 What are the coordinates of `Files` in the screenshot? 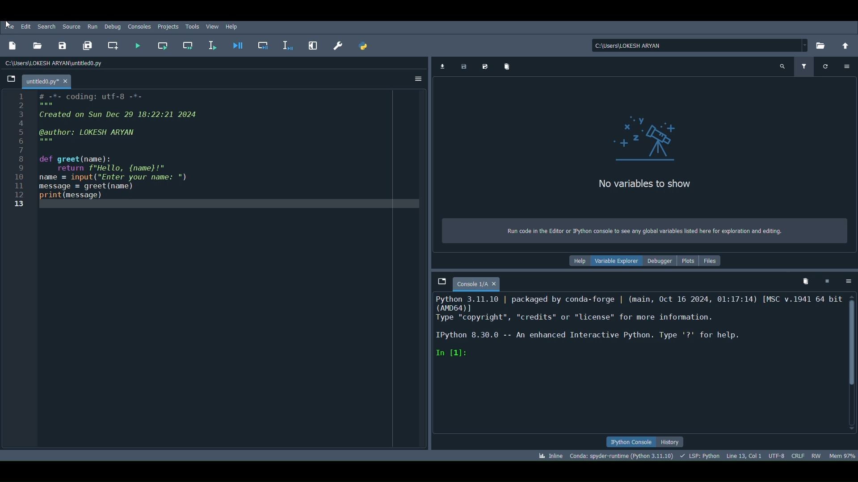 It's located at (712, 261).